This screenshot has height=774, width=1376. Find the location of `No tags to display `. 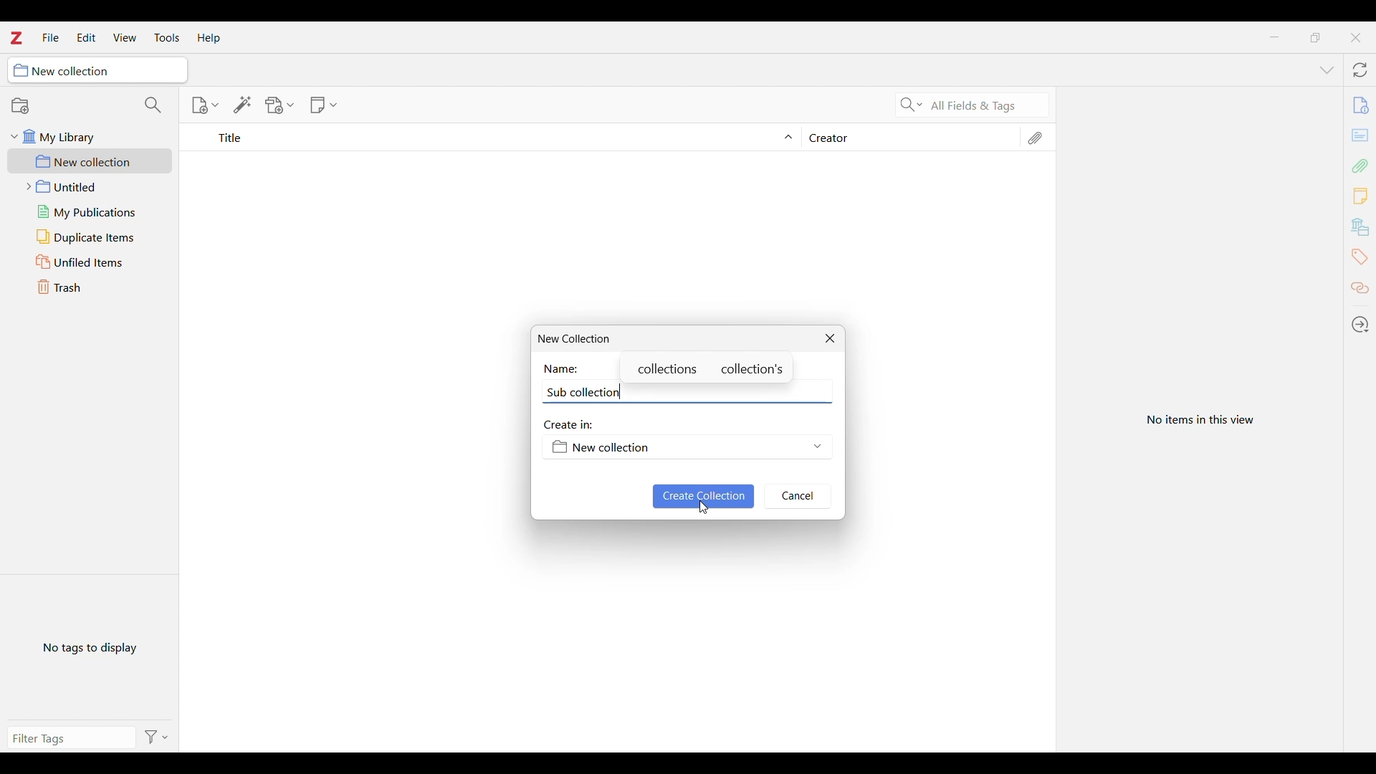

No tags to display  is located at coordinates (85, 648).